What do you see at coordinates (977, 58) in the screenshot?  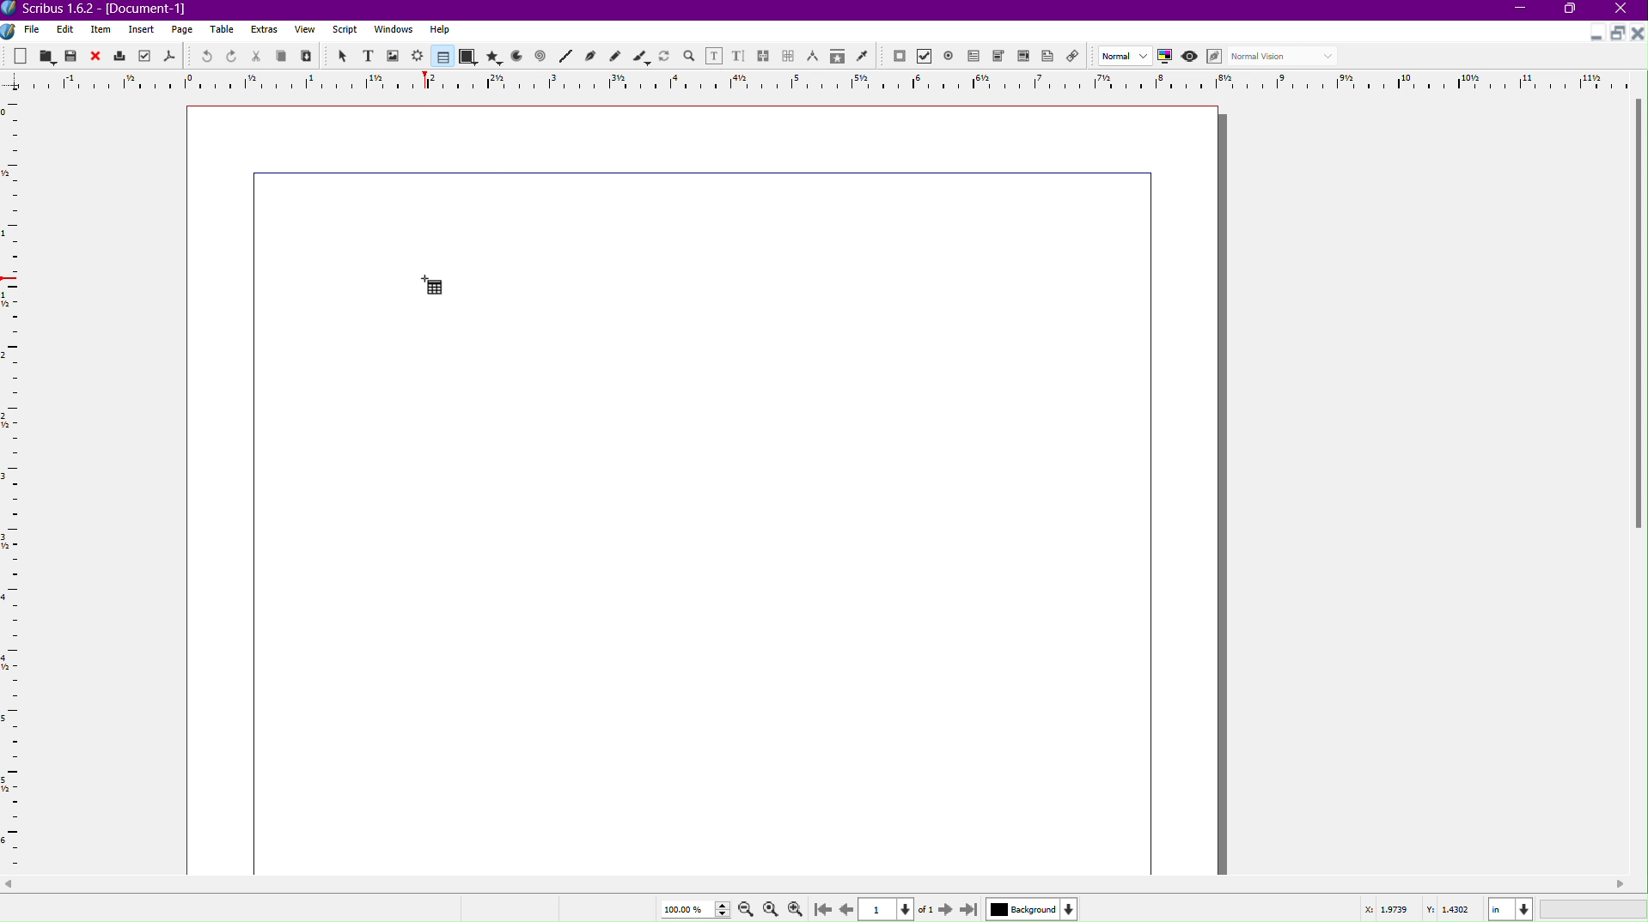 I see `PDF Text Field` at bounding box center [977, 58].